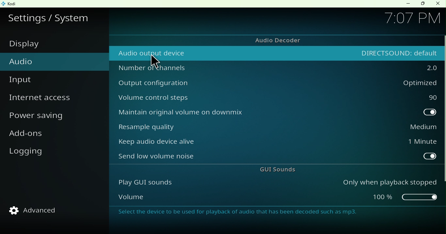  Describe the element at coordinates (233, 83) in the screenshot. I see `Output configuration` at that location.